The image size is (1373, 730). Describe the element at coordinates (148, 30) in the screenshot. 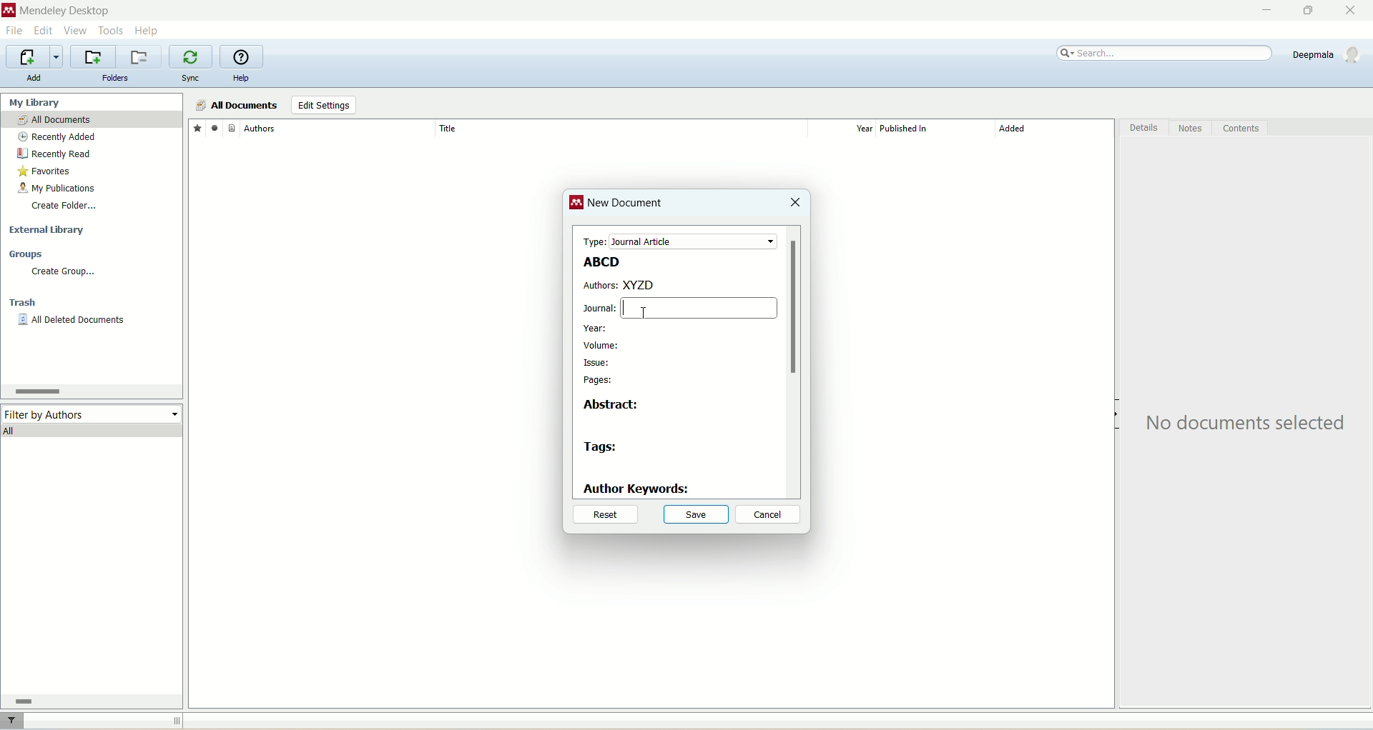

I see `help` at that location.